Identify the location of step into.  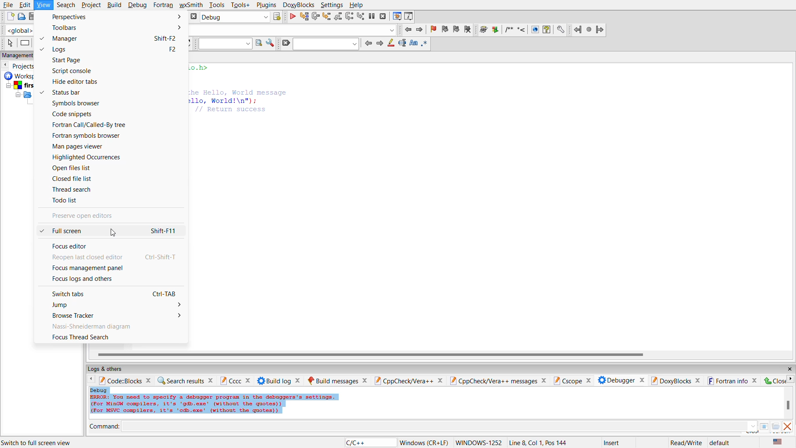
(327, 16).